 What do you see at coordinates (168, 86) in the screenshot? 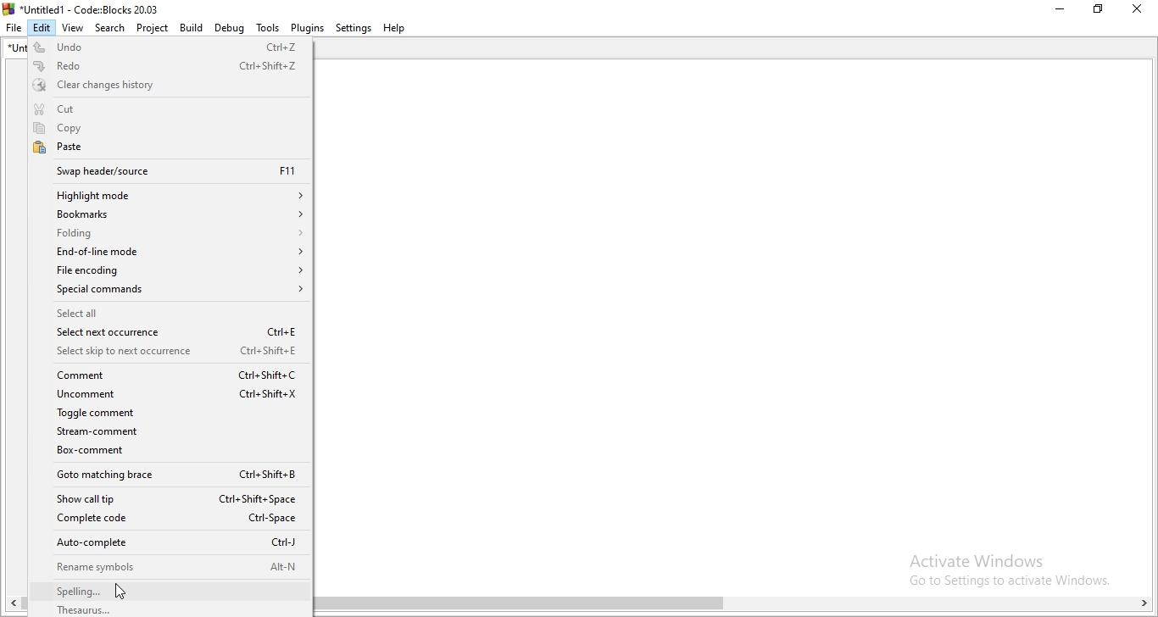
I see `Clear changes history` at bounding box center [168, 86].